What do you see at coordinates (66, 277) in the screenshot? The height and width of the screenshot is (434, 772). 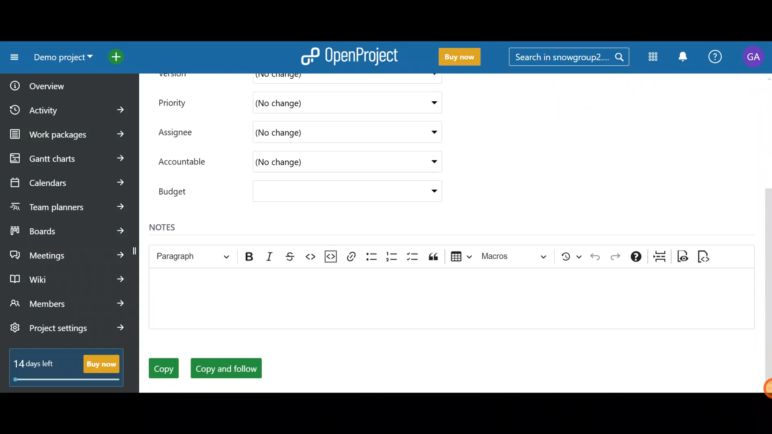 I see `Wiki` at bounding box center [66, 277].